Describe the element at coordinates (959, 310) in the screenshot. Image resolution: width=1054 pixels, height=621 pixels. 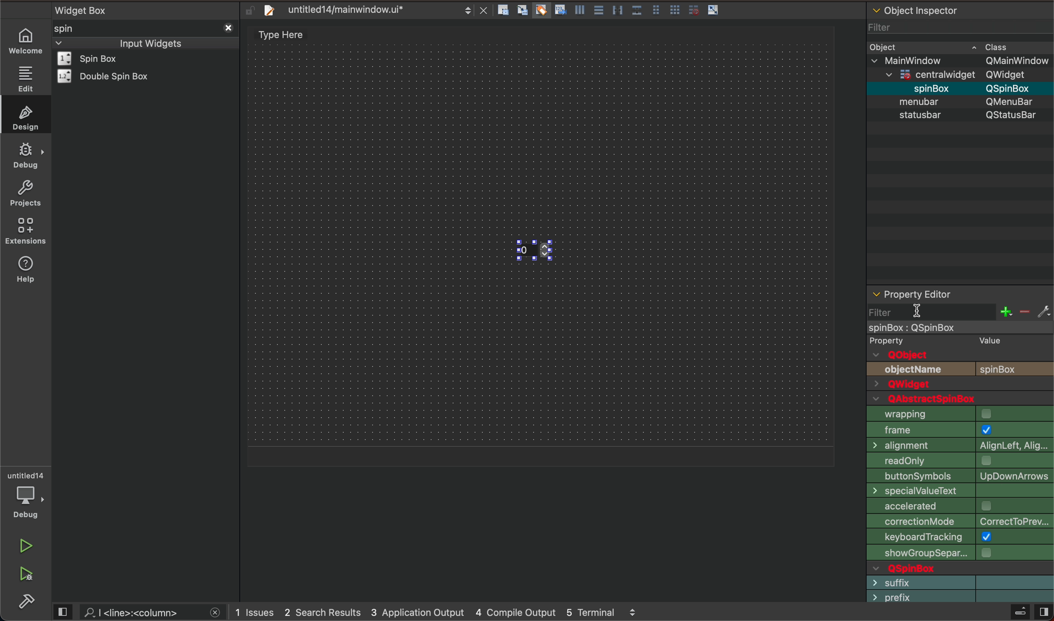
I see `filter` at that location.